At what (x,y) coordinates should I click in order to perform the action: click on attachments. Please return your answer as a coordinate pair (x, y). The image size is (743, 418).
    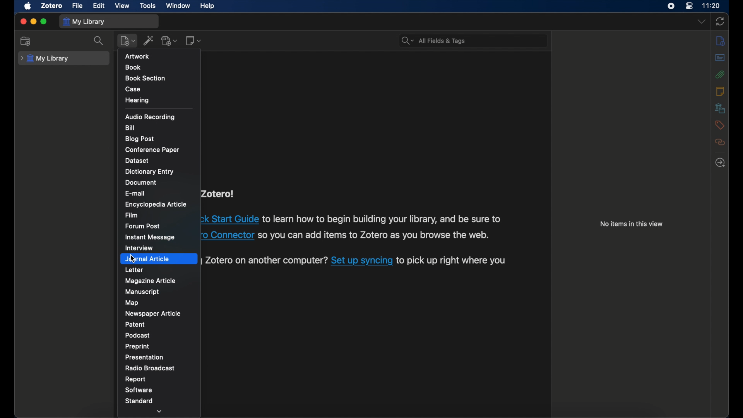
    Looking at the image, I should click on (720, 74).